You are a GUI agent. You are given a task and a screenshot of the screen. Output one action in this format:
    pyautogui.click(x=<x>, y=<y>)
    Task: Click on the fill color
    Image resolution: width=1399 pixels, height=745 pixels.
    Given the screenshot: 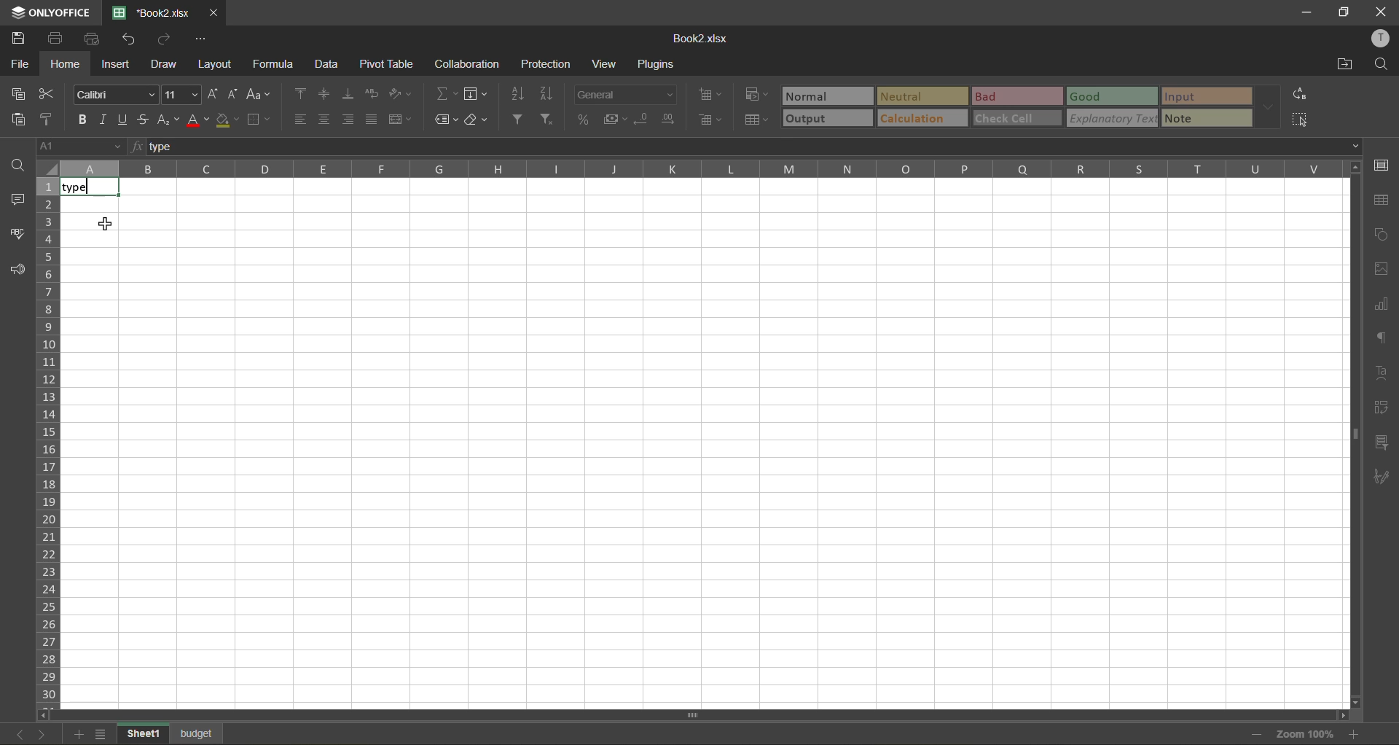 What is the action you would take?
    pyautogui.click(x=227, y=121)
    